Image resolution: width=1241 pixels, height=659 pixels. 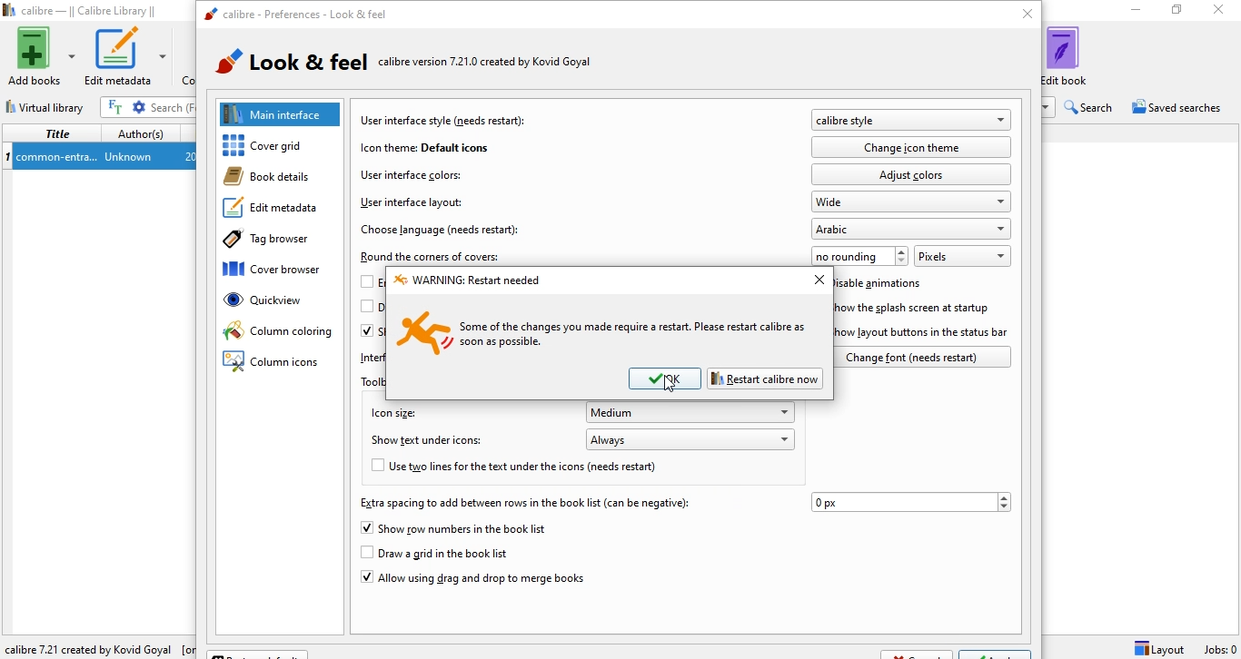 What do you see at coordinates (173, 107) in the screenshot?
I see `Search bar` at bounding box center [173, 107].